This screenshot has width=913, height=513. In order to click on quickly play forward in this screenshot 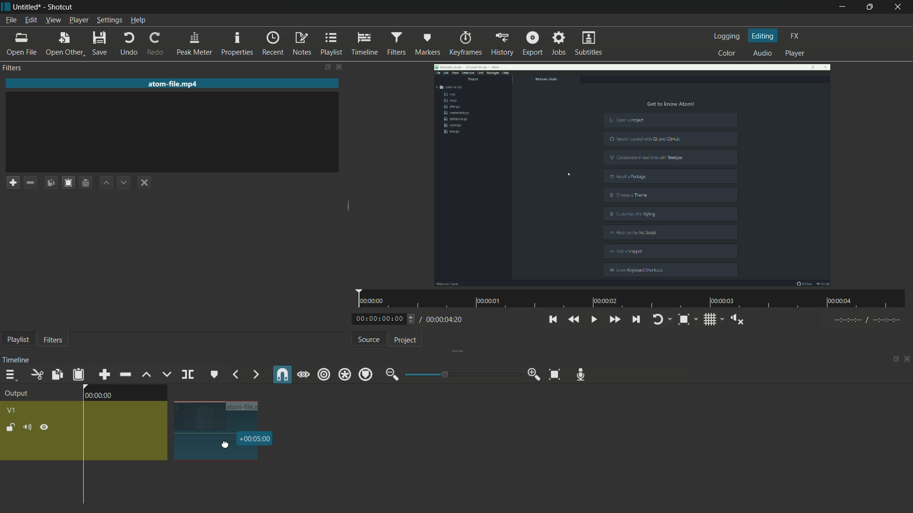, I will do `click(614, 318)`.